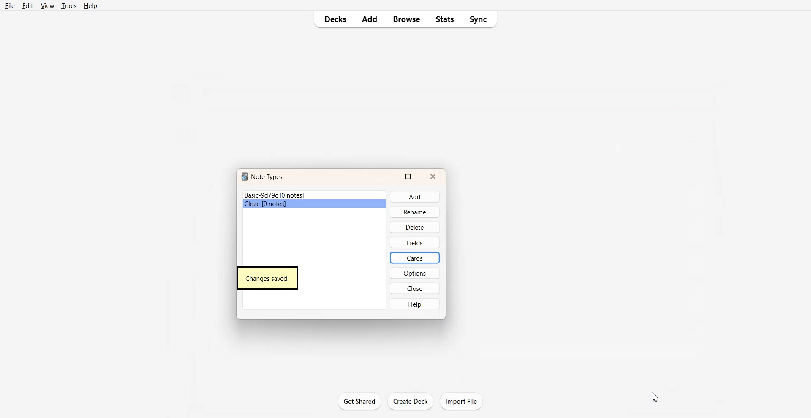  Describe the element at coordinates (415, 227) in the screenshot. I see `delete` at that location.